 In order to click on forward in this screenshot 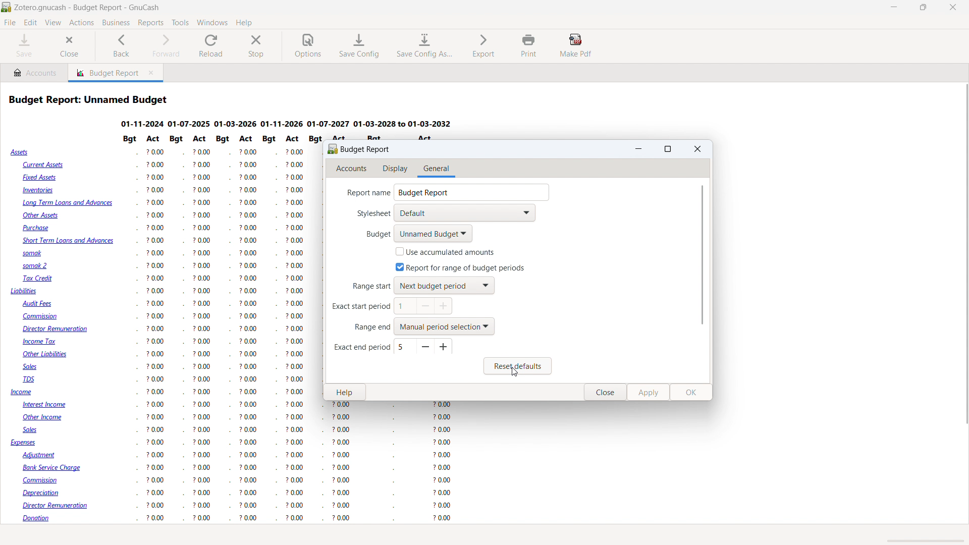, I will do `click(164, 46)`.